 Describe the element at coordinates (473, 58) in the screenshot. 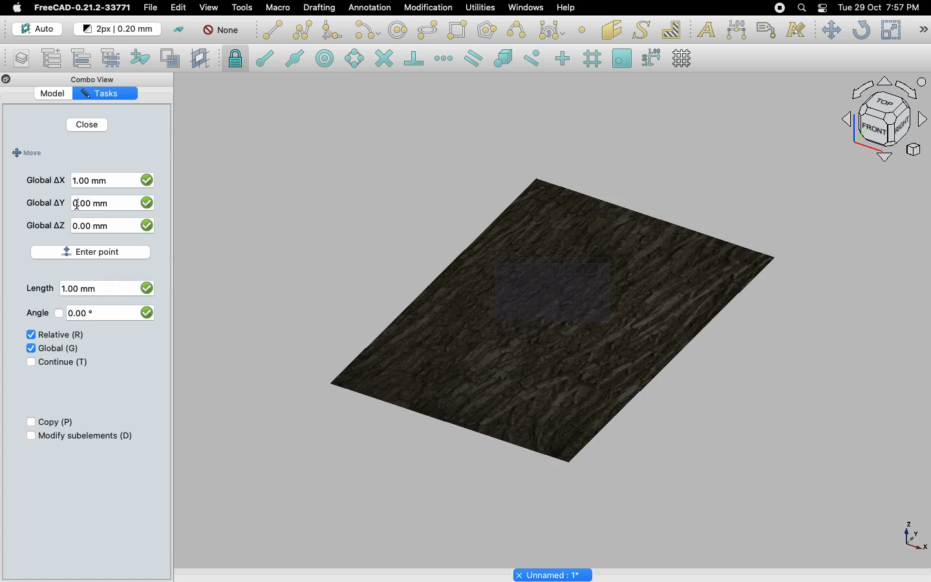

I see `Snap parallel` at that location.